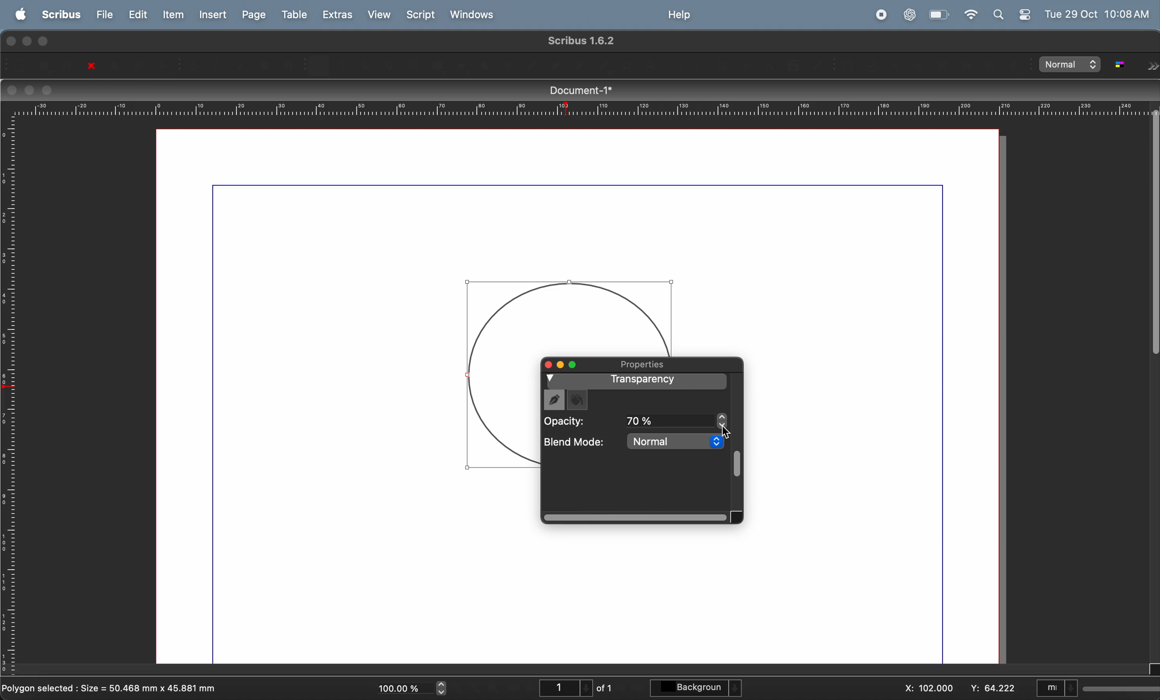 Image resolution: width=1160 pixels, height=700 pixels. I want to click on minimize, so click(30, 90).